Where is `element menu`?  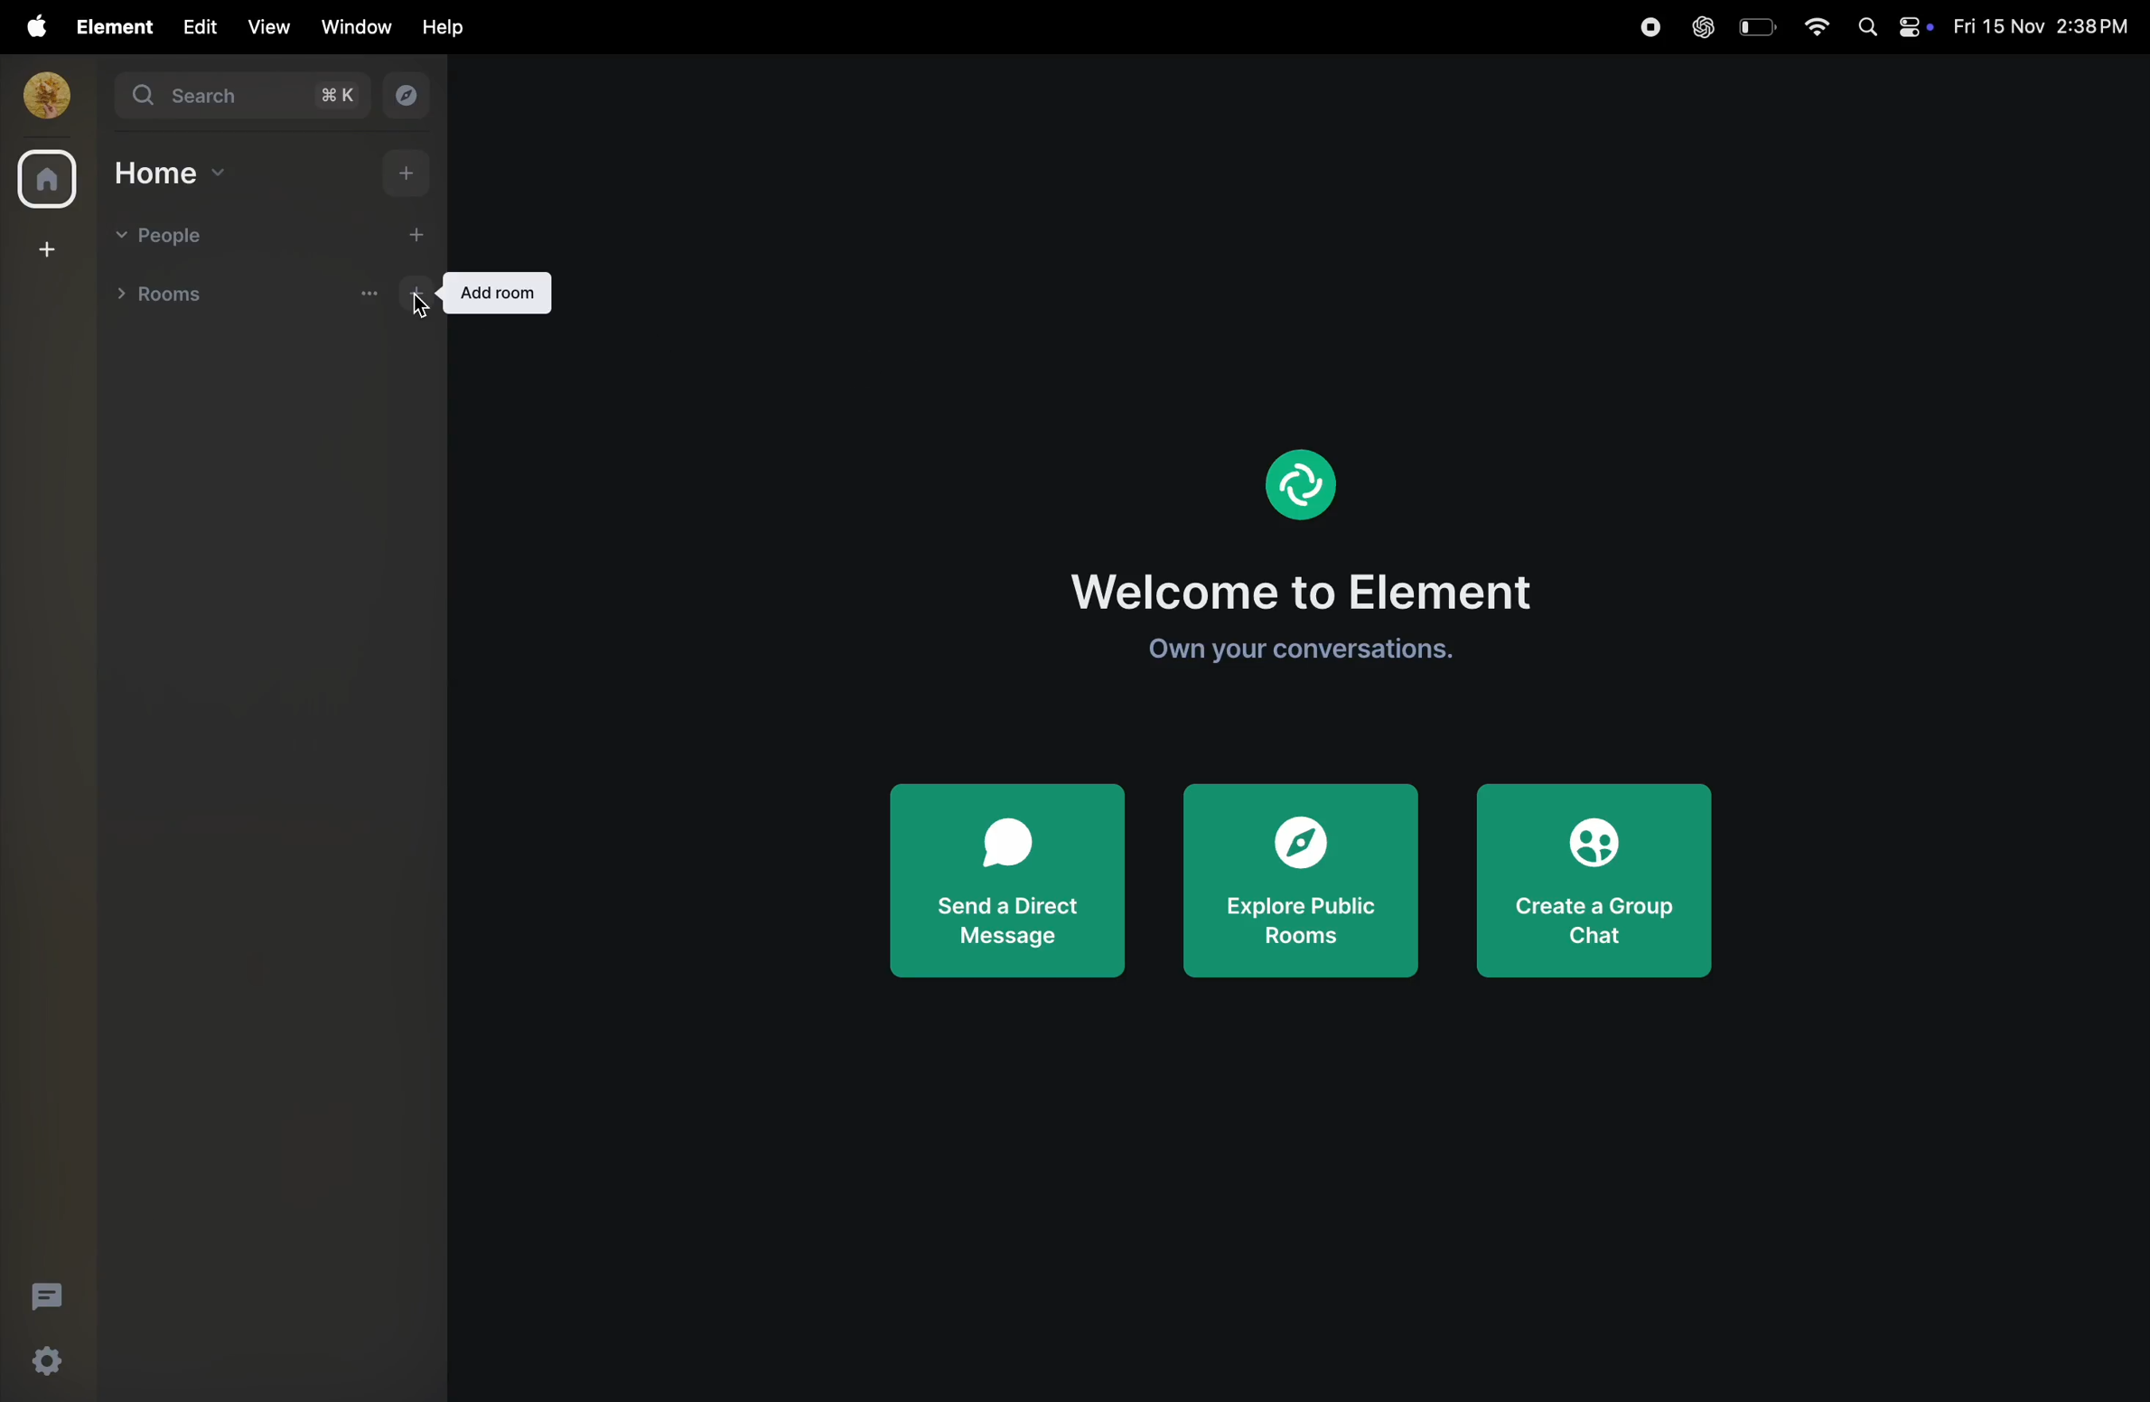 element menu is located at coordinates (109, 25).